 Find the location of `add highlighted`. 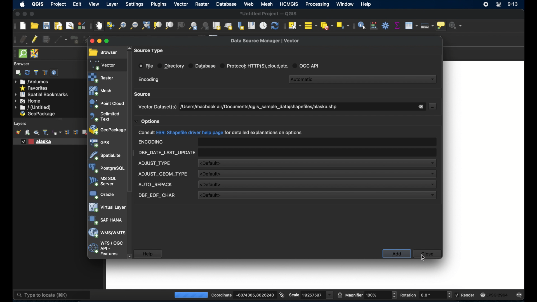

add highlighted is located at coordinates (397, 254).